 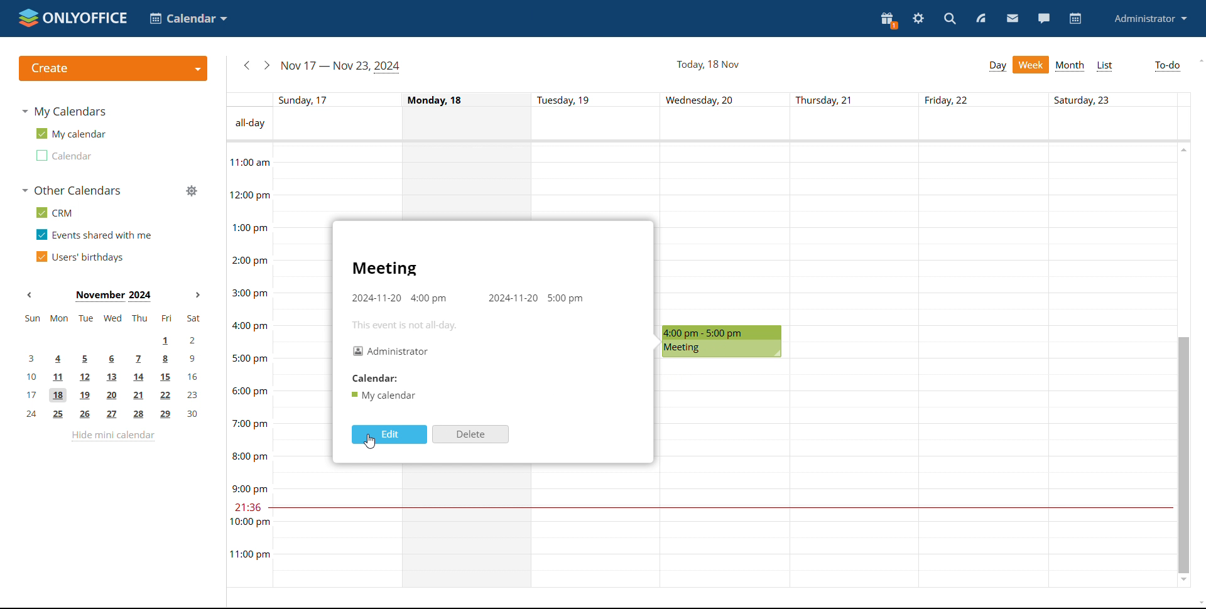 What do you see at coordinates (1183, 455) in the screenshot?
I see `scrollbar` at bounding box center [1183, 455].